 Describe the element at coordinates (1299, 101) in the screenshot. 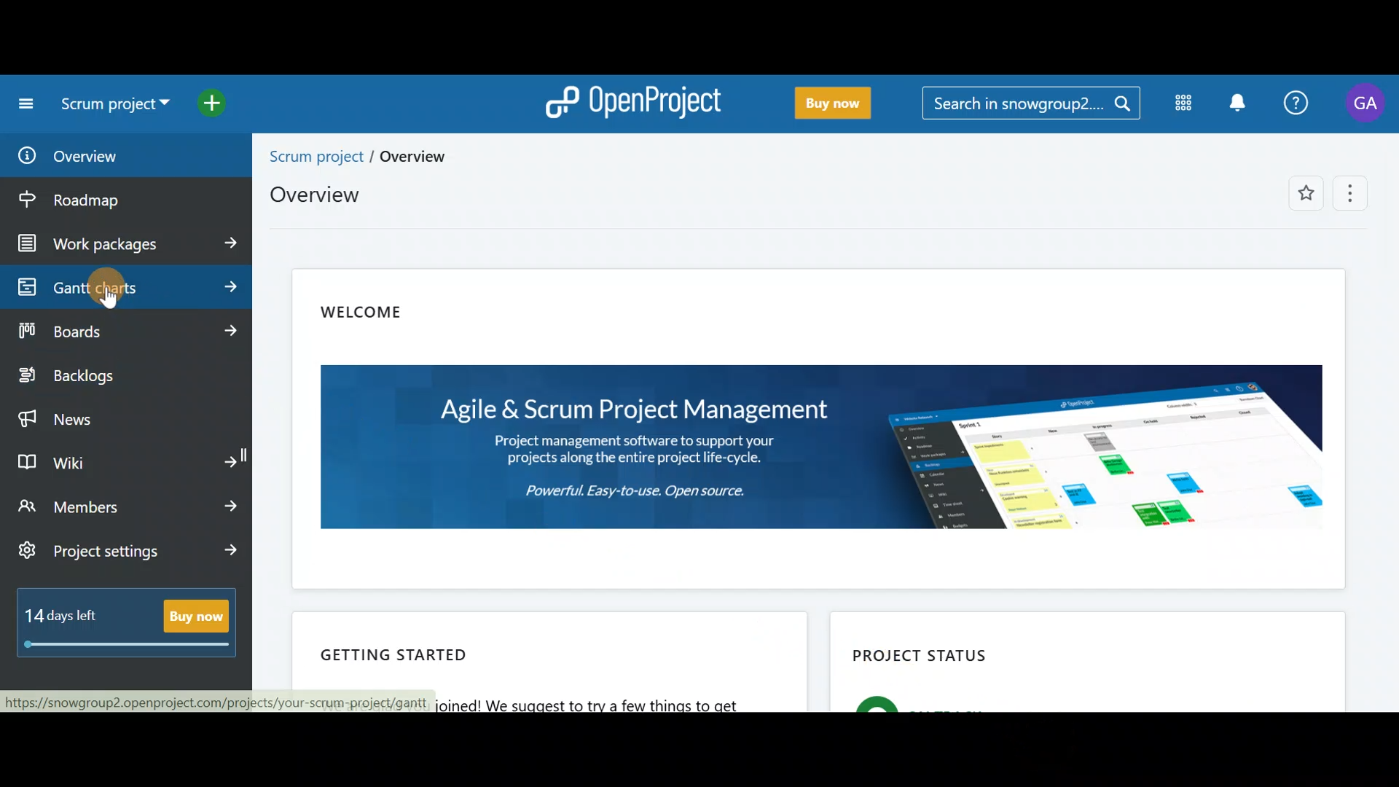

I see `Help` at that location.